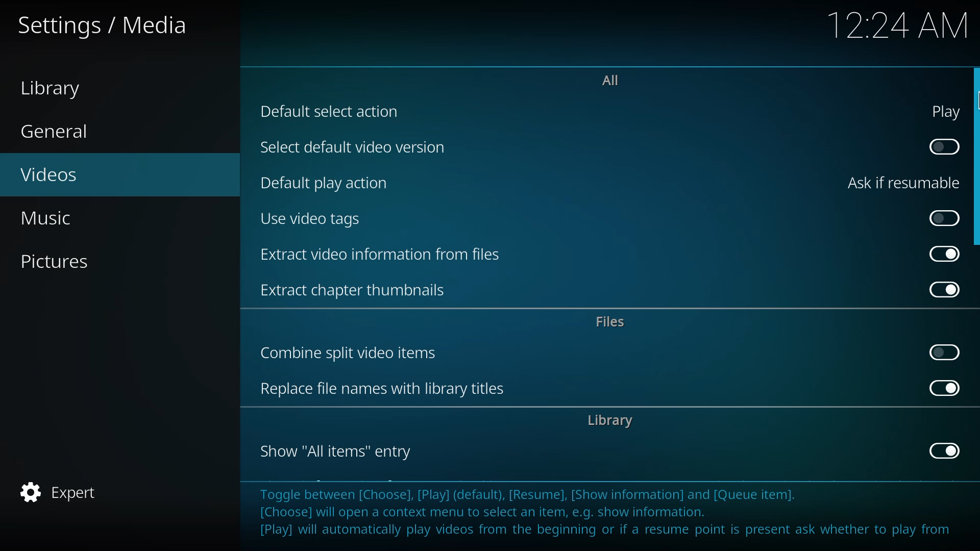 The width and height of the screenshot is (980, 551). What do you see at coordinates (611, 79) in the screenshot?
I see `all` at bounding box center [611, 79].